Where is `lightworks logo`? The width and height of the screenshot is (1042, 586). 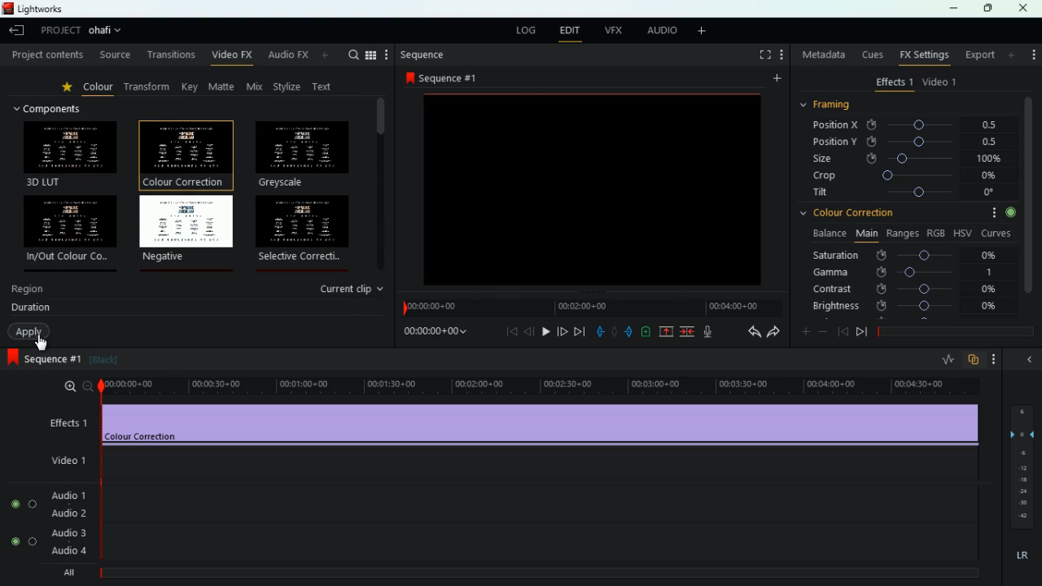
lightworks logo is located at coordinates (7, 8).